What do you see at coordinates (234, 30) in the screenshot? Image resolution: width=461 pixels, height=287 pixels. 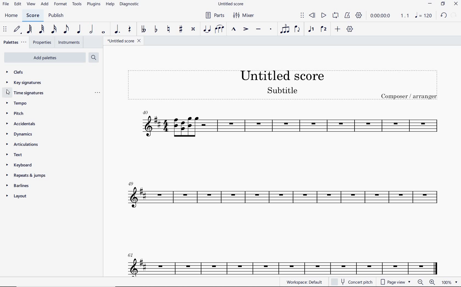 I see `MARCATO` at bounding box center [234, 30].